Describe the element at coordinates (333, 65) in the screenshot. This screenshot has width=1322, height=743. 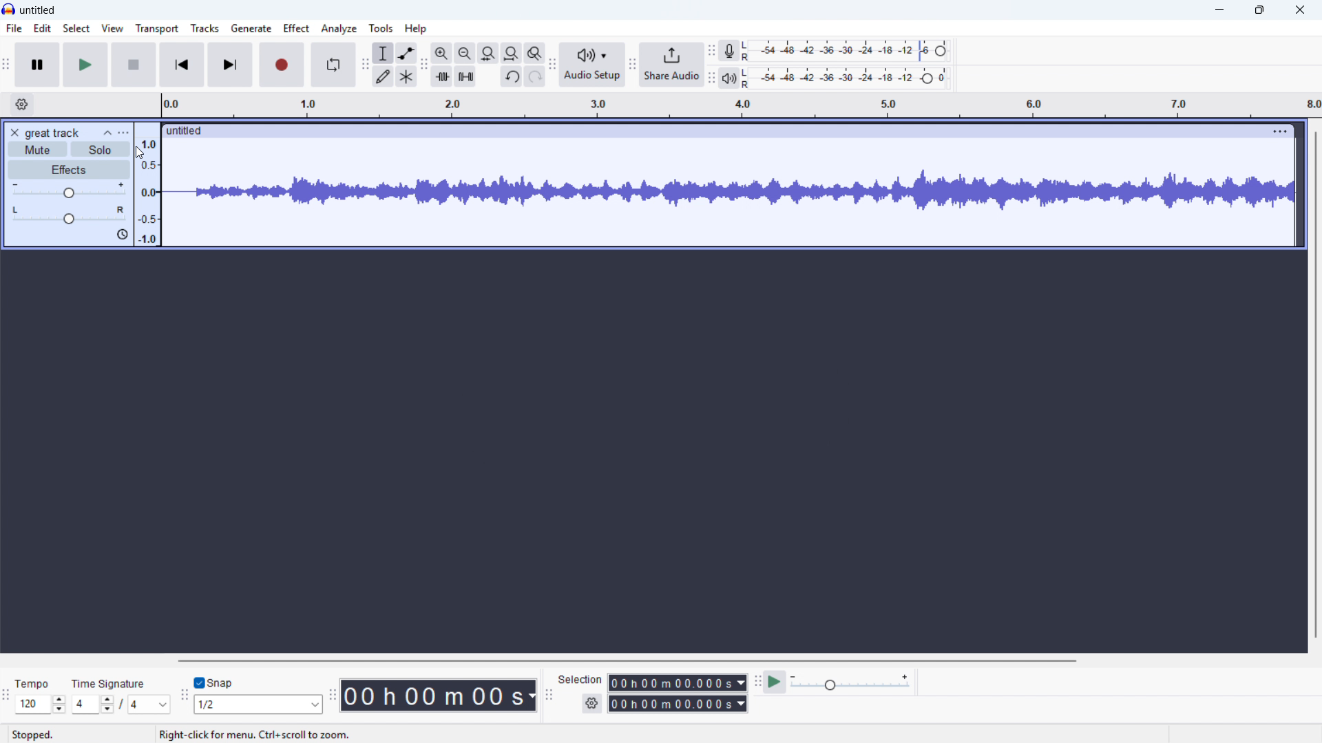
I see `Enable looping ` at that location.